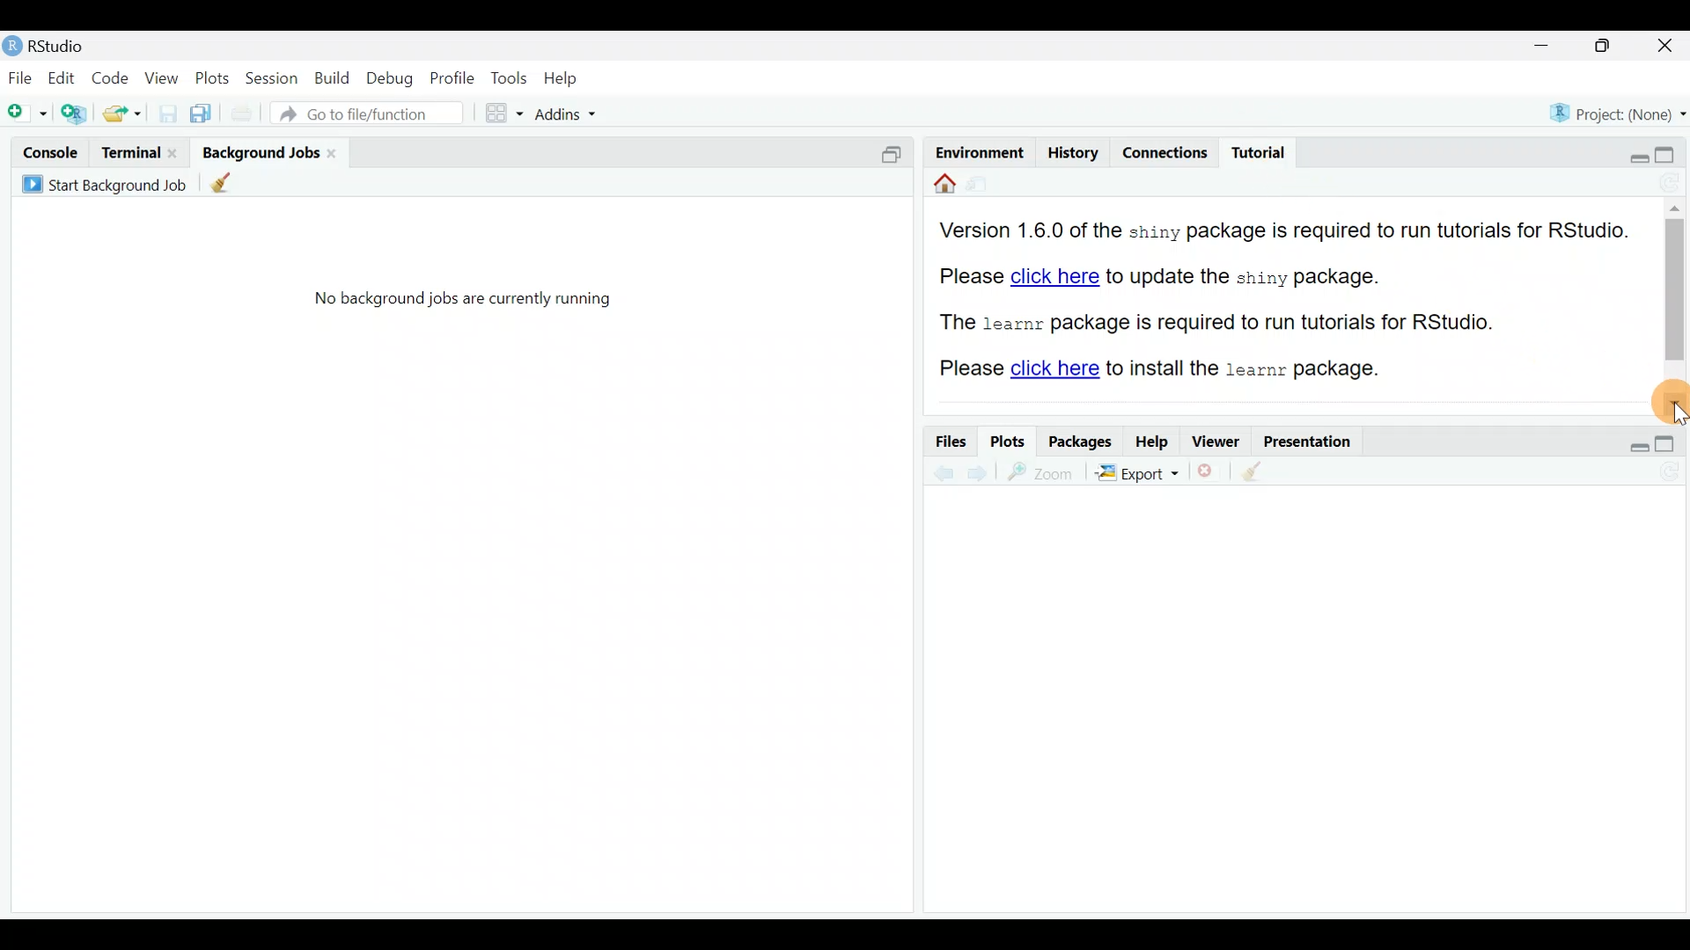  What do you see at coordinates (1247, 367) in the screenshot?
I see `to install the 1earnr package.` at bounding box center [1247, 367].